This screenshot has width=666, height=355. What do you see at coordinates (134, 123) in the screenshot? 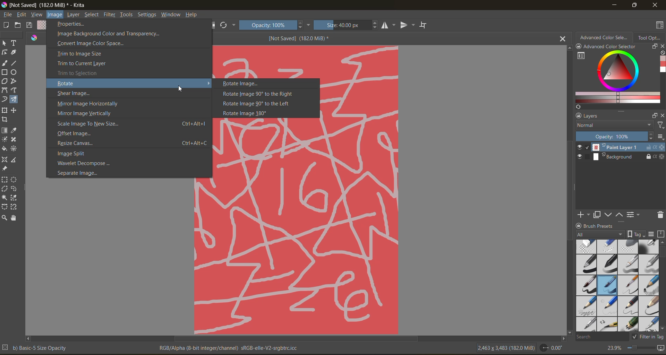
I see `scale image to new size` at bounding box center [134, 123].